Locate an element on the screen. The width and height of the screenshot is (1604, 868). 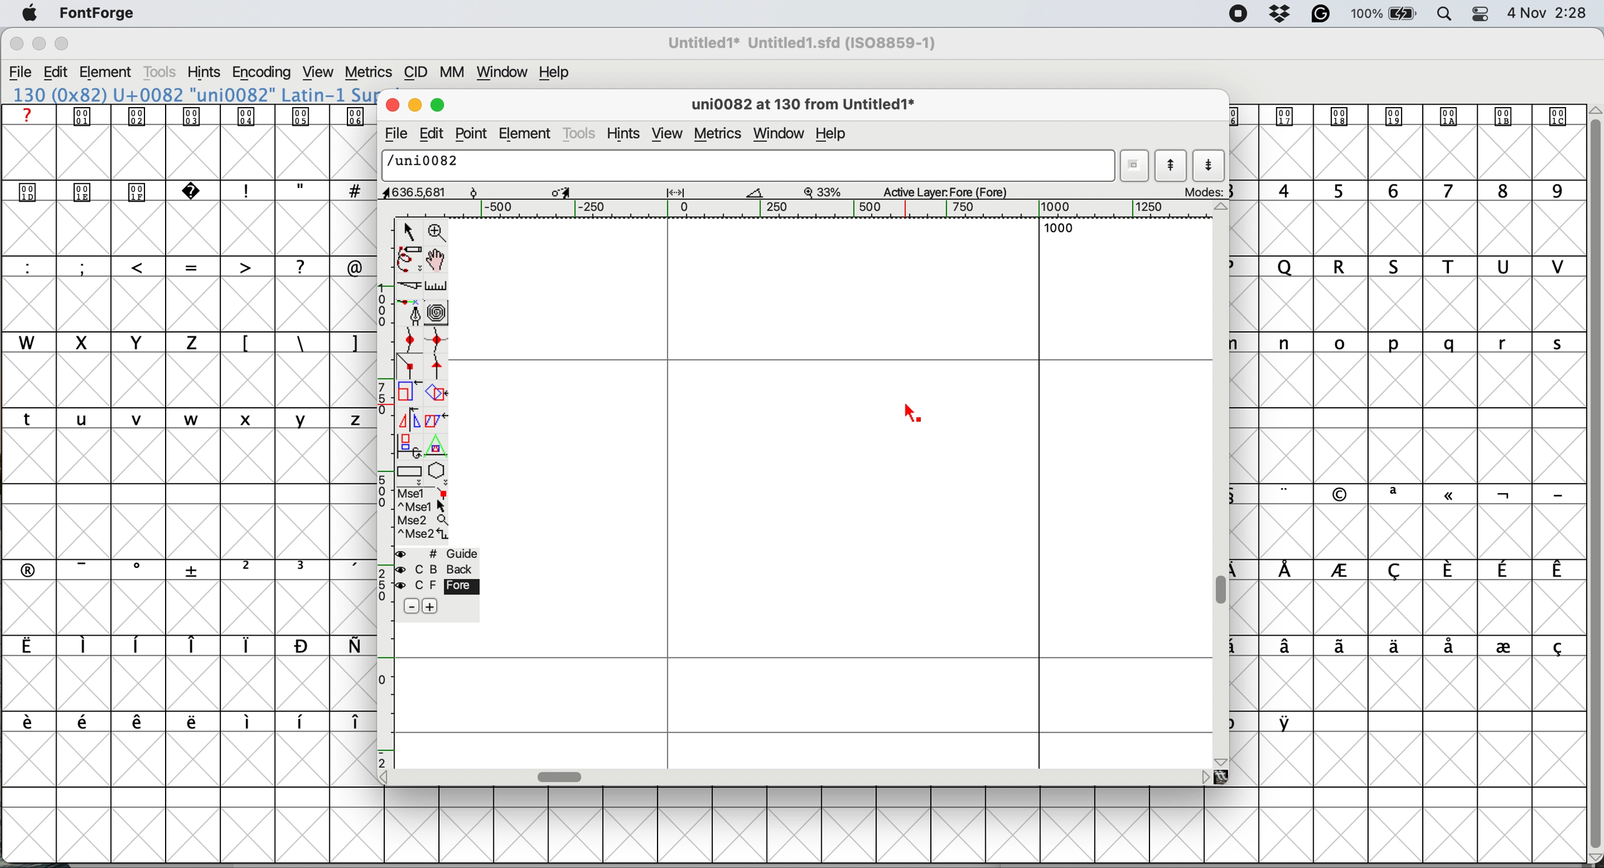
back is located at coordinates (438, 569).